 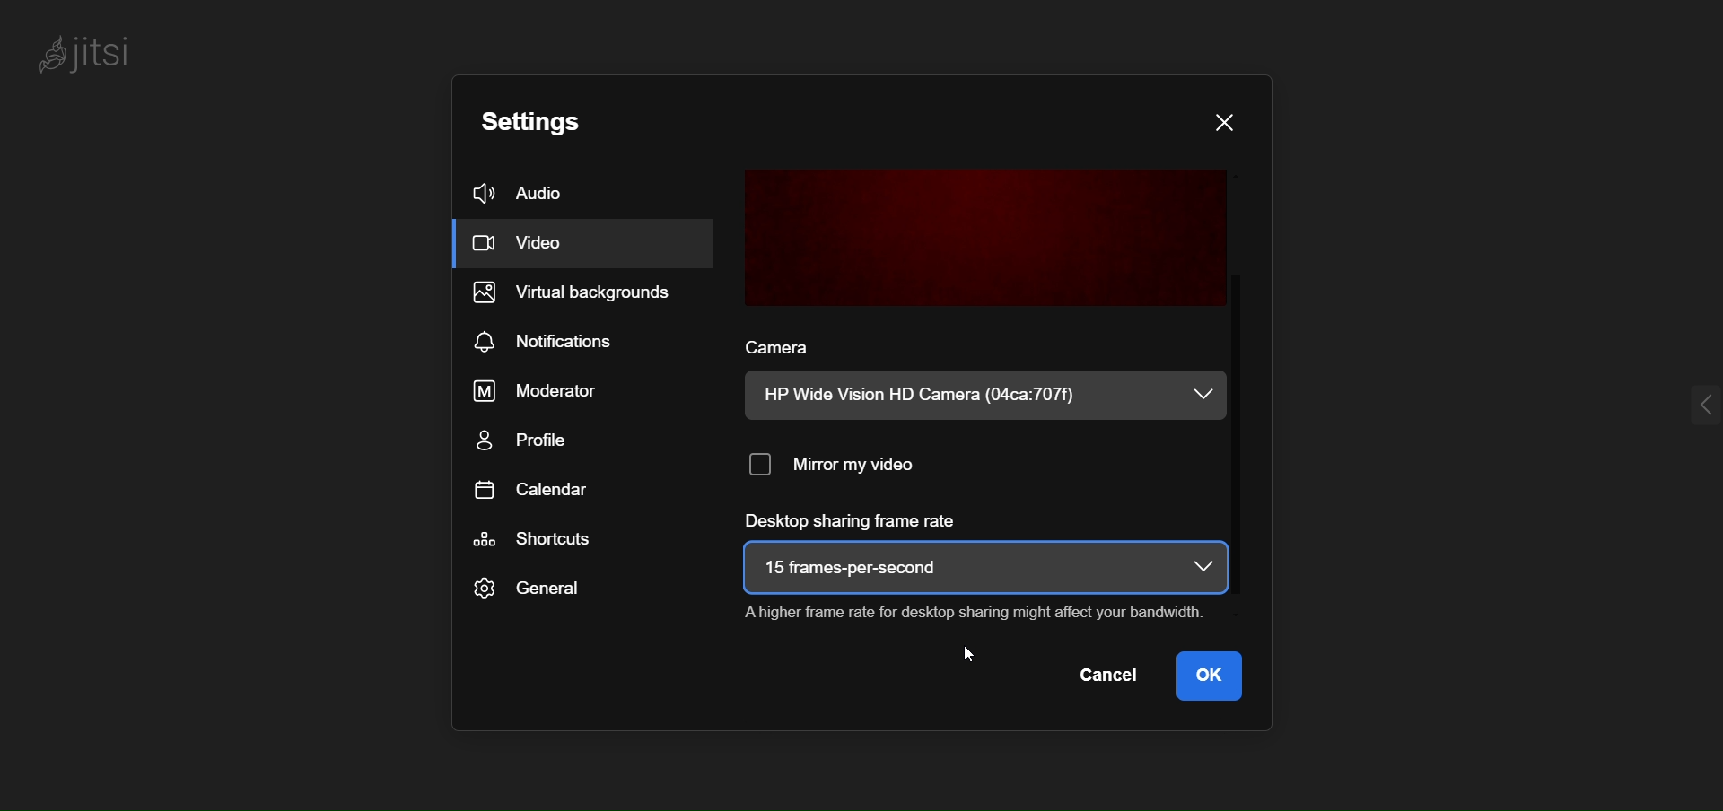 What do you see at coordinates (556, 122) in the screenshot?
I see `setting` at bounding box center [556, 122].